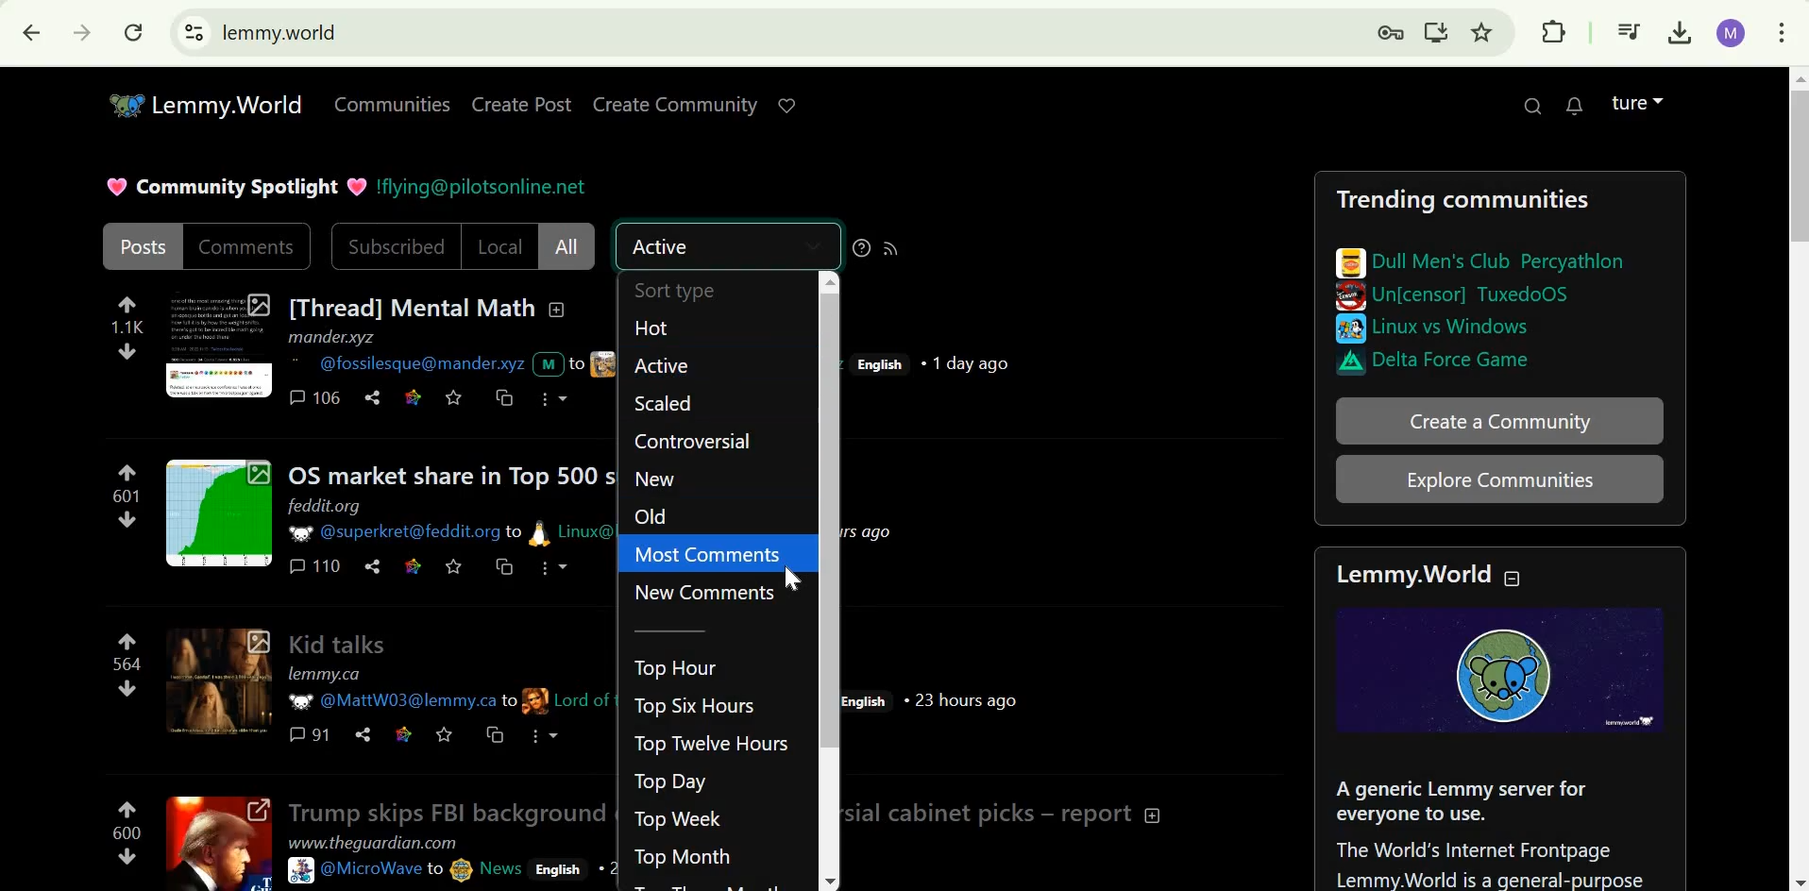  What do you see at coordinates (682, 669) in the screenshot?
I see `Top hour` at bounding box center [682, 669].